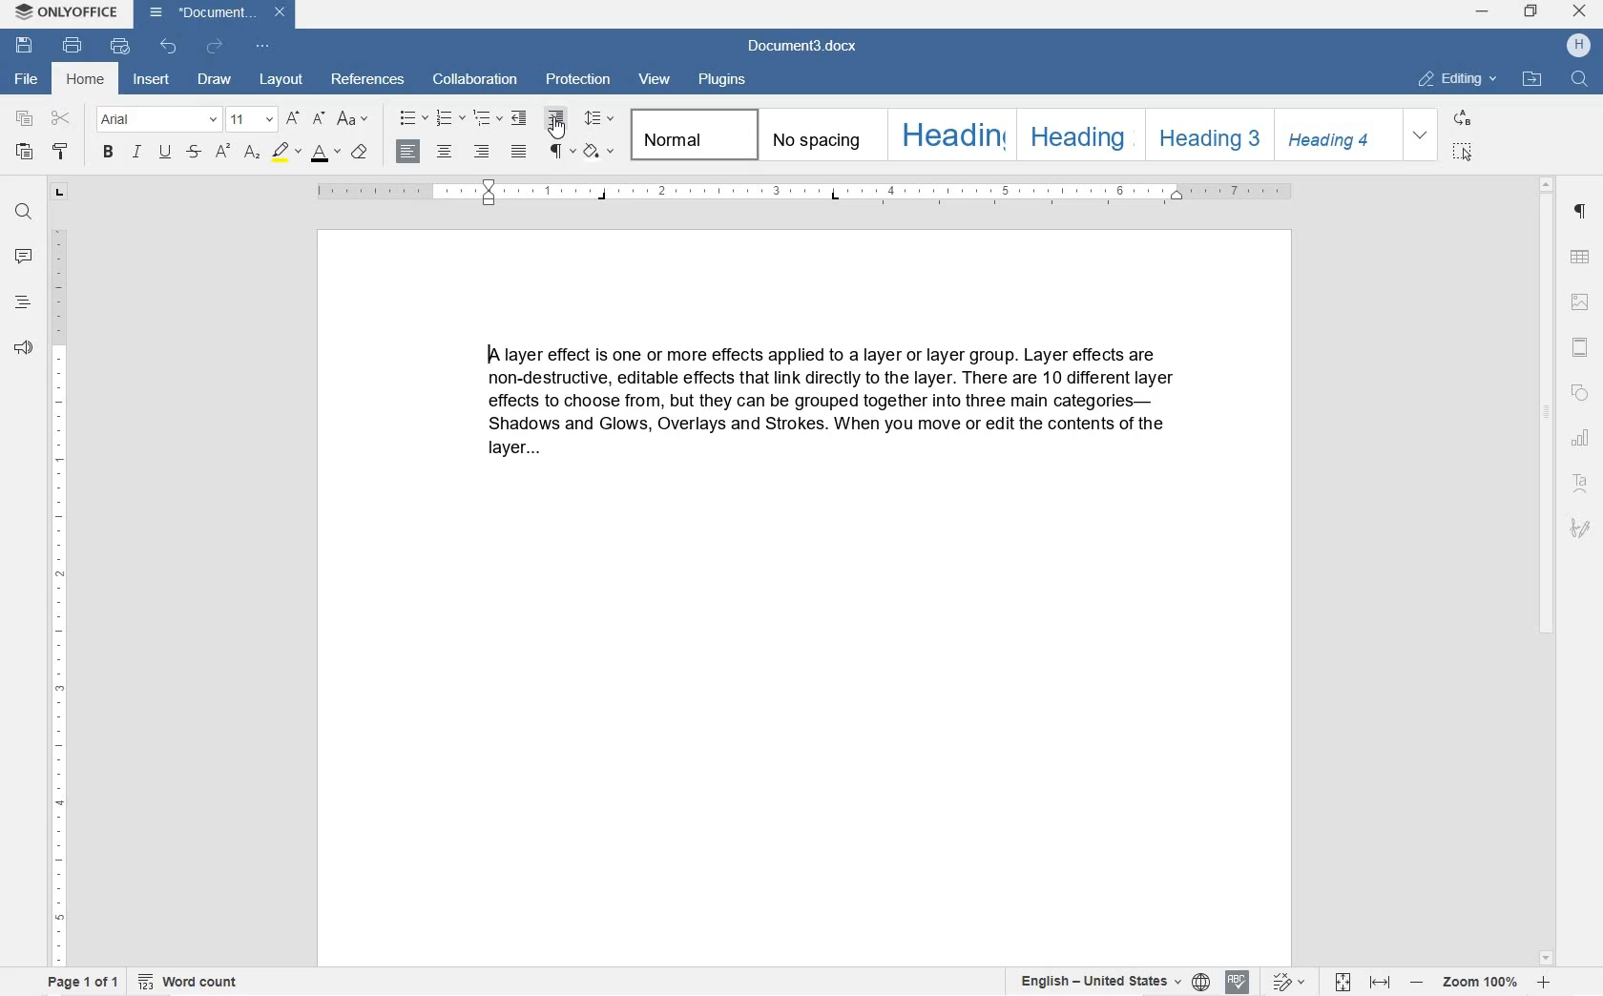  I want to click on PASTE, so click(27, 154).